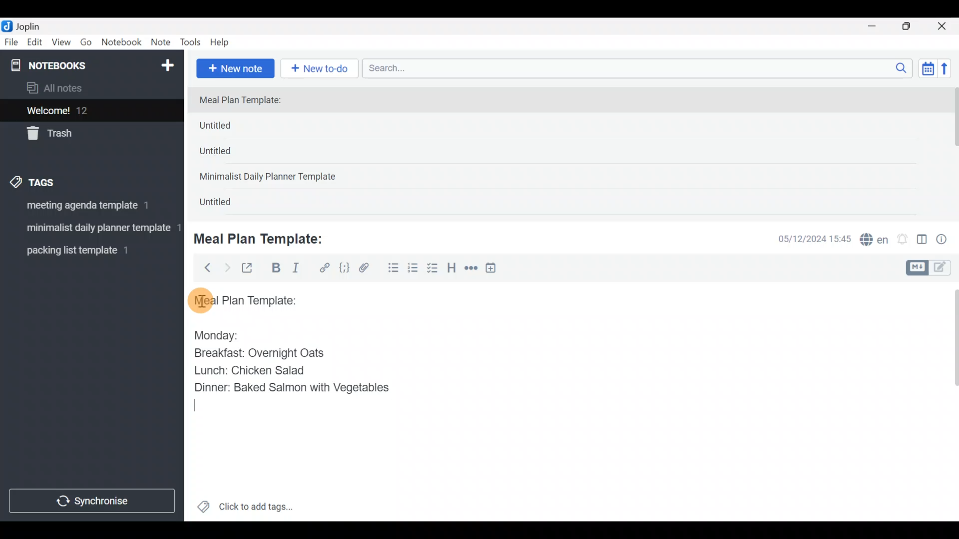 This screenshot has height=539, width=959. Describe the element at coordinates (931, 267) in the screenshot. I see `Toggle editors` at that location.